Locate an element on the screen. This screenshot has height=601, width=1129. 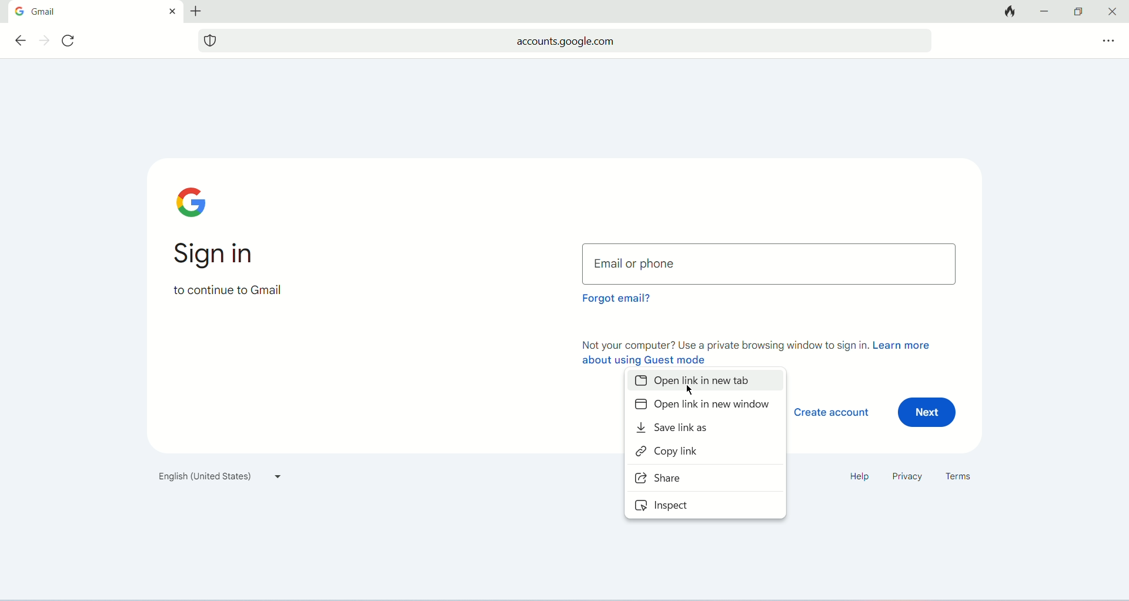
accounts.google.com is located at coordinates (578, 40).